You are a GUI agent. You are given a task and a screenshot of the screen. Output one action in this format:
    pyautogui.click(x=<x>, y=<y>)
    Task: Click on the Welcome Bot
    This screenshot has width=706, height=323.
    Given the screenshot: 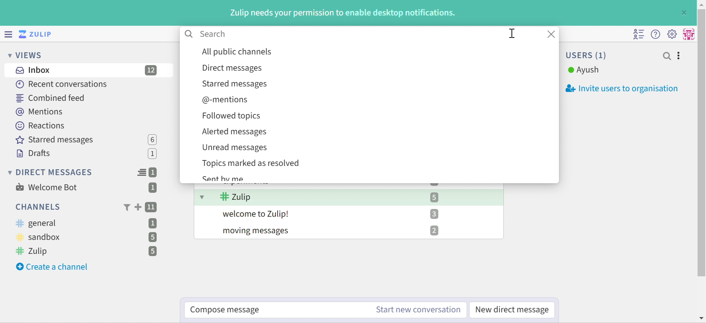 What is the action you would take?
    pyautogui.click(x=47, y=187)
    